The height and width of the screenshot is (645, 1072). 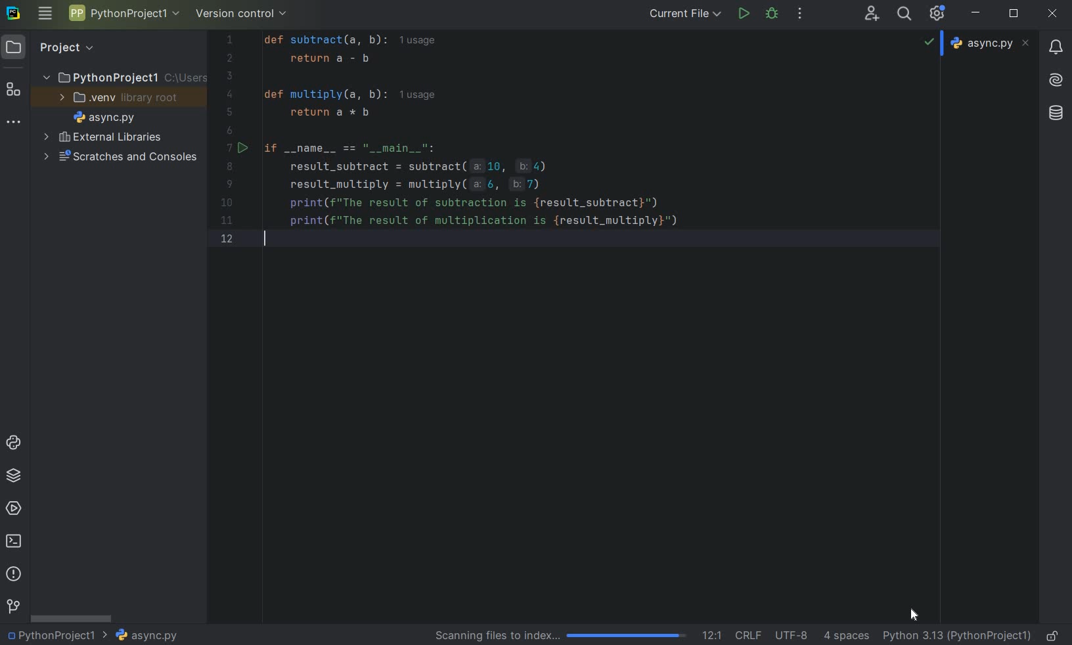 What do you see at coordinates (233, 142) in the screenshot?
I see `line number` at bounding box center [233, 142].